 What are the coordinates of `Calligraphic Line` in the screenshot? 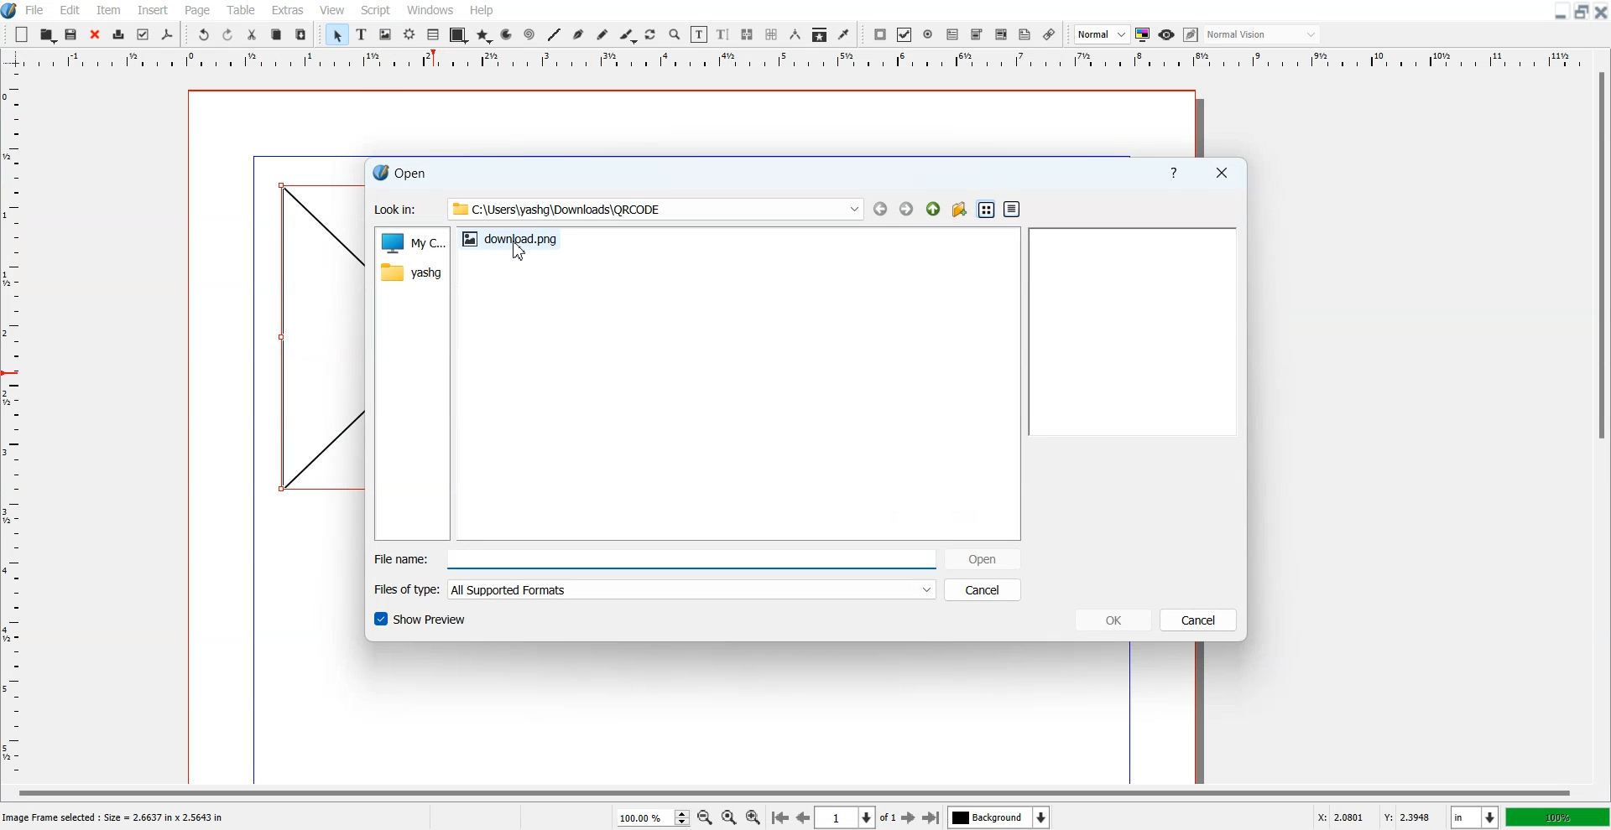 It's located at (627, 35).